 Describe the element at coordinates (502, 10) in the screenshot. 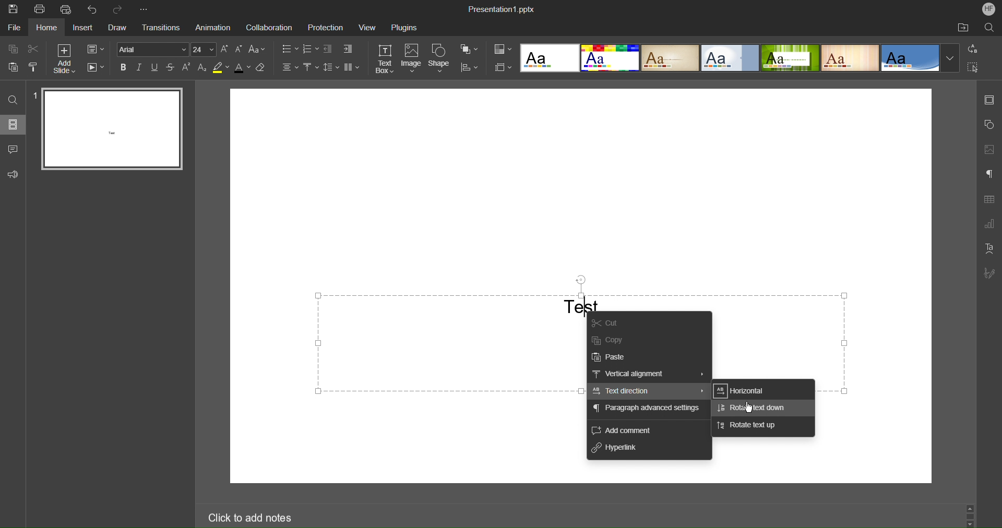

I see `Presentation1` at that location.